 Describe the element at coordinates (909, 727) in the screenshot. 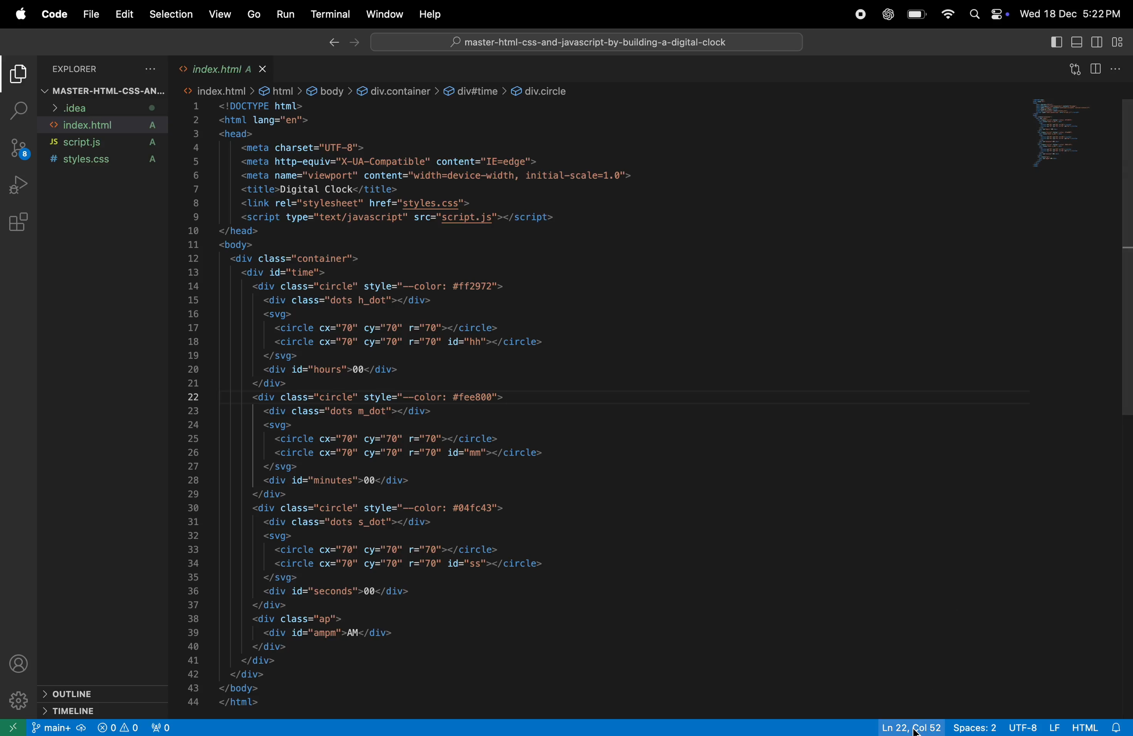

I see `ln col` at that location.